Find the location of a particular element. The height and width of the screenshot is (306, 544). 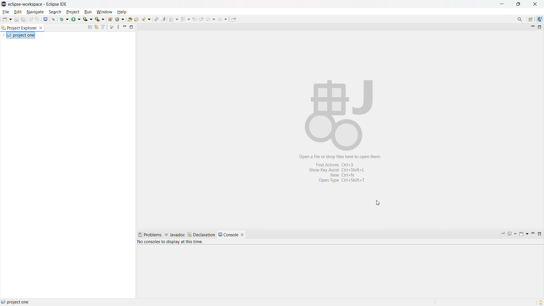

javadoc is located at coordinates (175, 235).